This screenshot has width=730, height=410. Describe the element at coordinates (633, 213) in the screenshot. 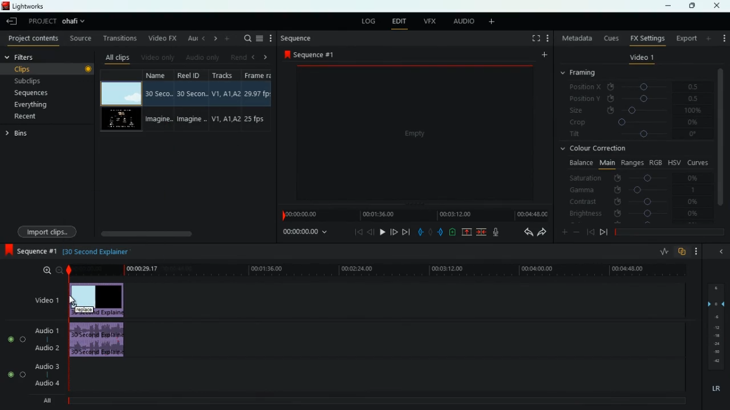

I see `brightness` at that location.